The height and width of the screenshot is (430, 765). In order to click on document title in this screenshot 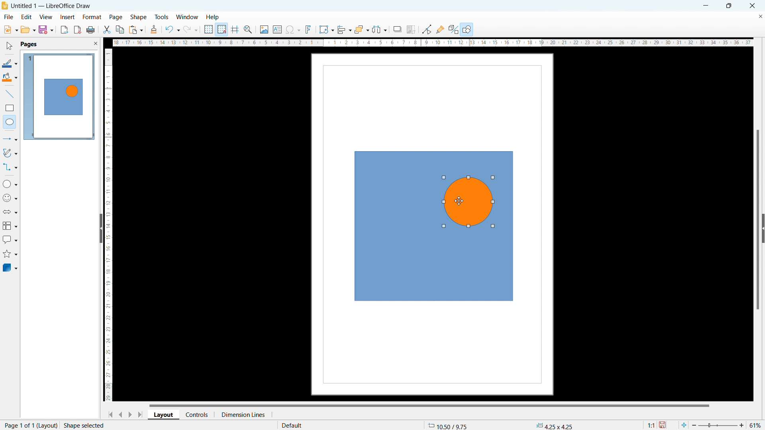, I will do `click(53, 6)`.